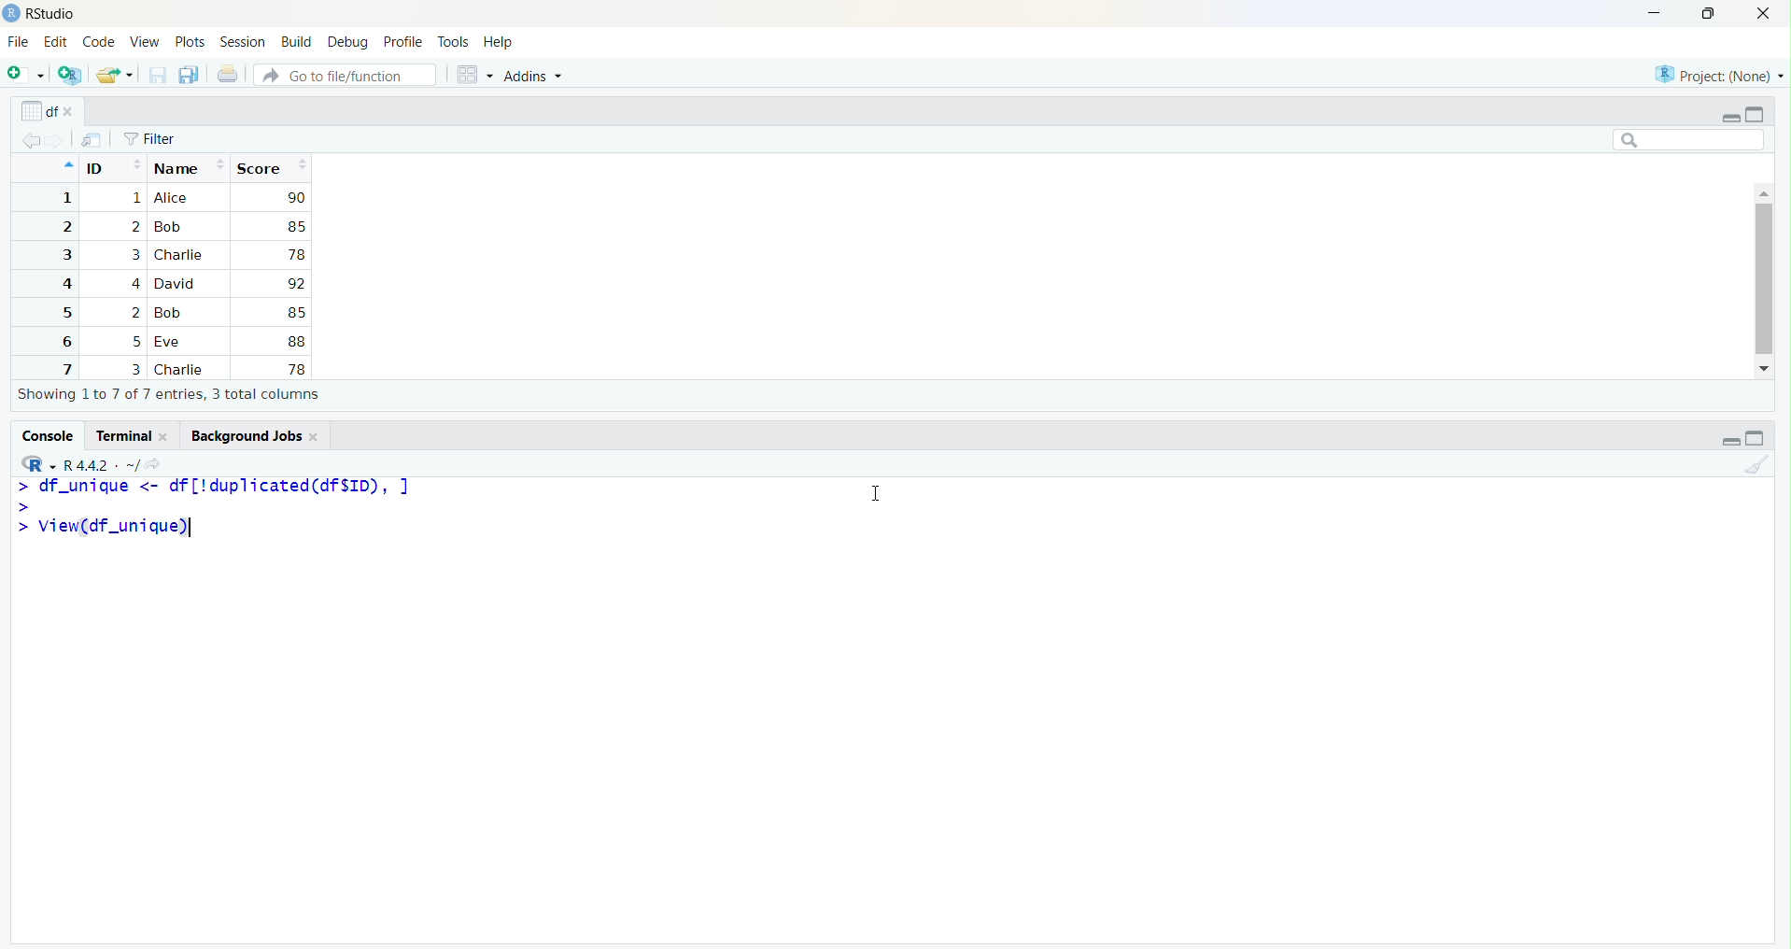 Image resolution: width=1791 pixels, height=949 pixels. I want to click on Profile, so click(403, 43).